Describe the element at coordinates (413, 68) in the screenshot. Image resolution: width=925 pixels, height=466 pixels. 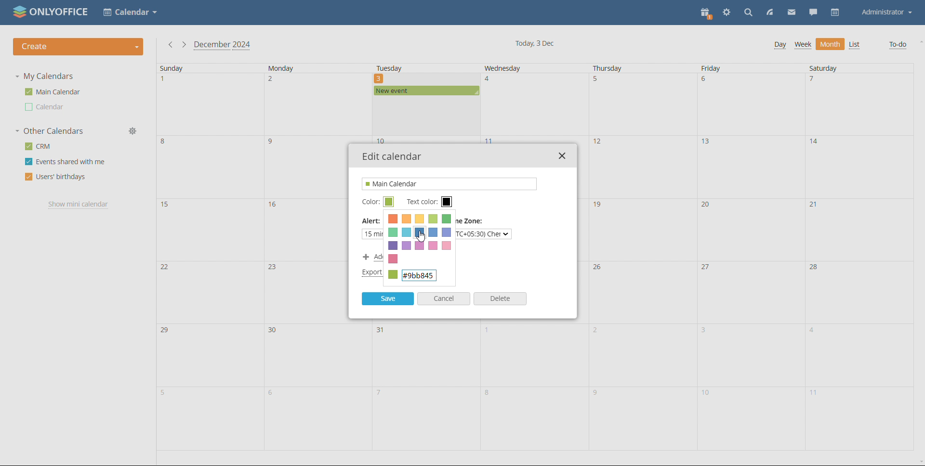
I see `tuesday` at that location.